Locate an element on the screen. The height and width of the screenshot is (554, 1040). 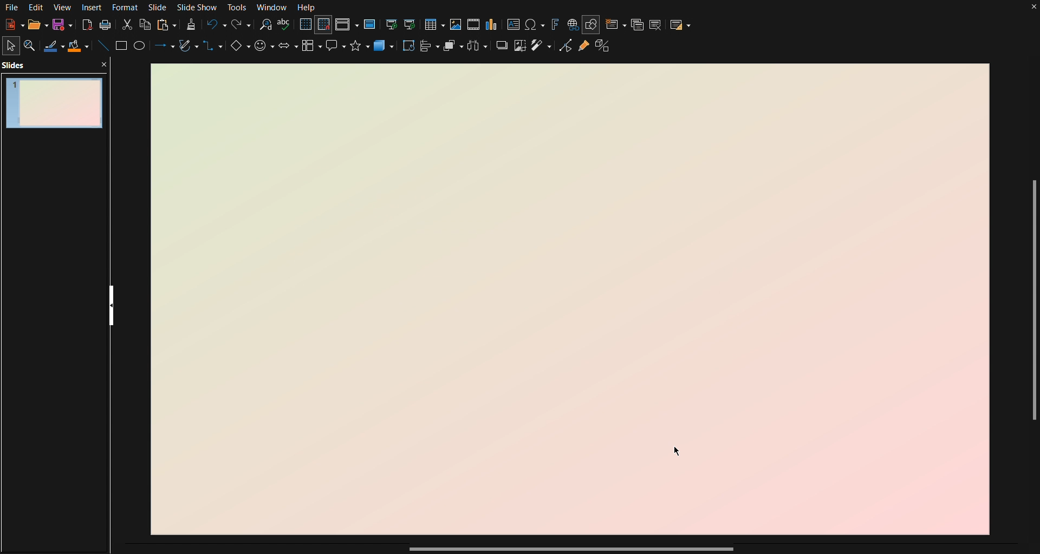
Circle is located at coordinates (141, 48).